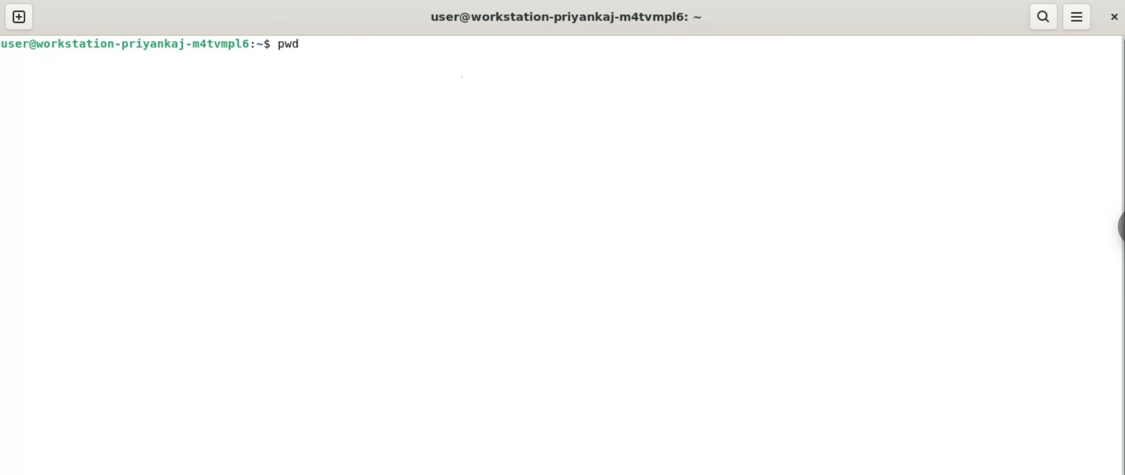 The height and width of the screenshot is (475, 1125). What do you see at coordinates (294, 44) in the screenshot?
I see `pwd` at bounding box center [294, 44].